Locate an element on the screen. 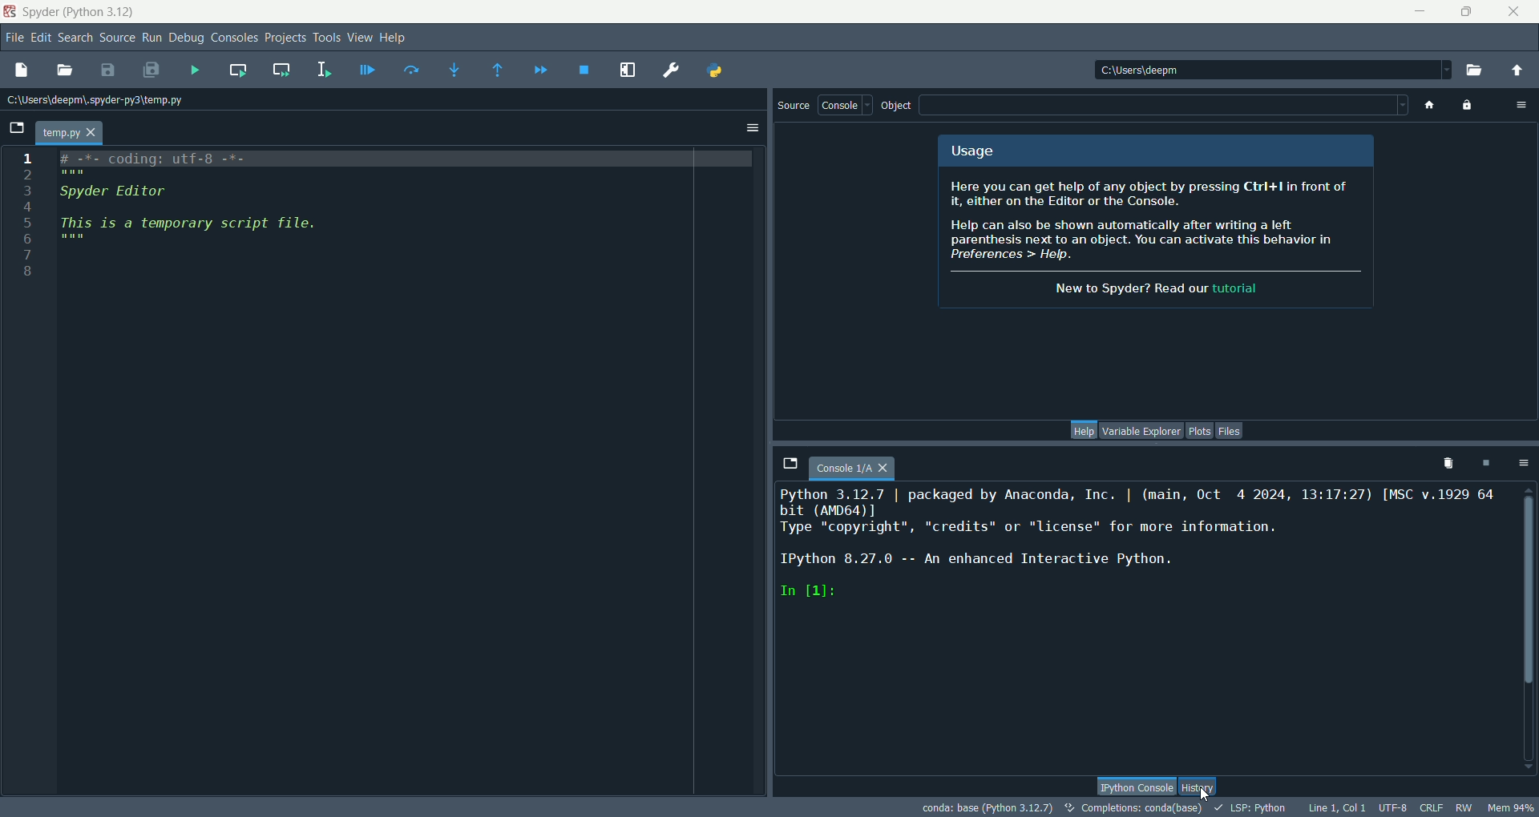 The height and width of the screenshot is (817, 1539). run current cell is located at coordinates (239, 70).